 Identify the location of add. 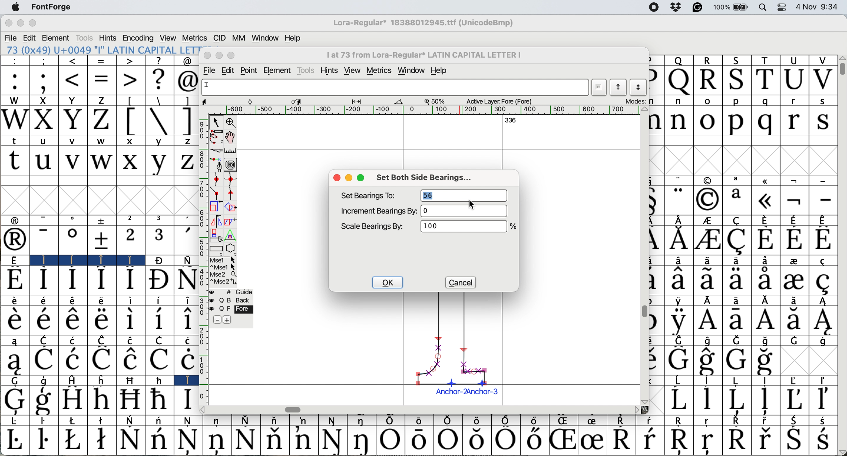
(228, 319).